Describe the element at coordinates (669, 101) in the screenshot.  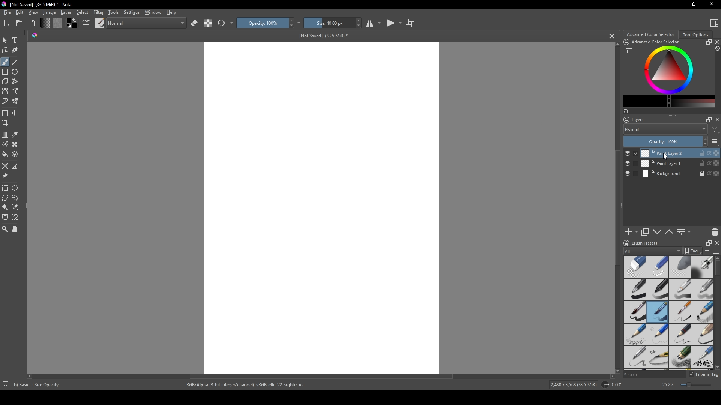
I see `change color` at that location.